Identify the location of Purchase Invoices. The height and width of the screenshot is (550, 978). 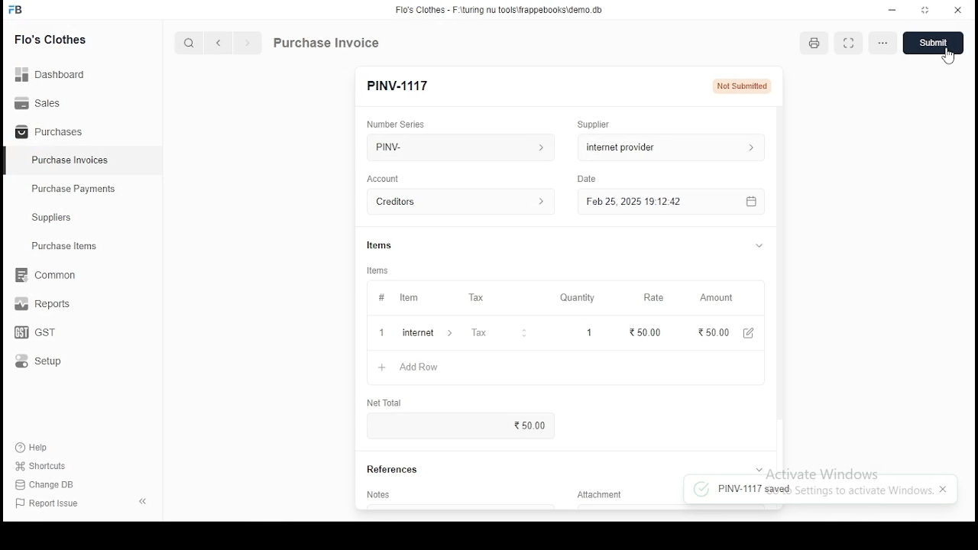
(73, 160).